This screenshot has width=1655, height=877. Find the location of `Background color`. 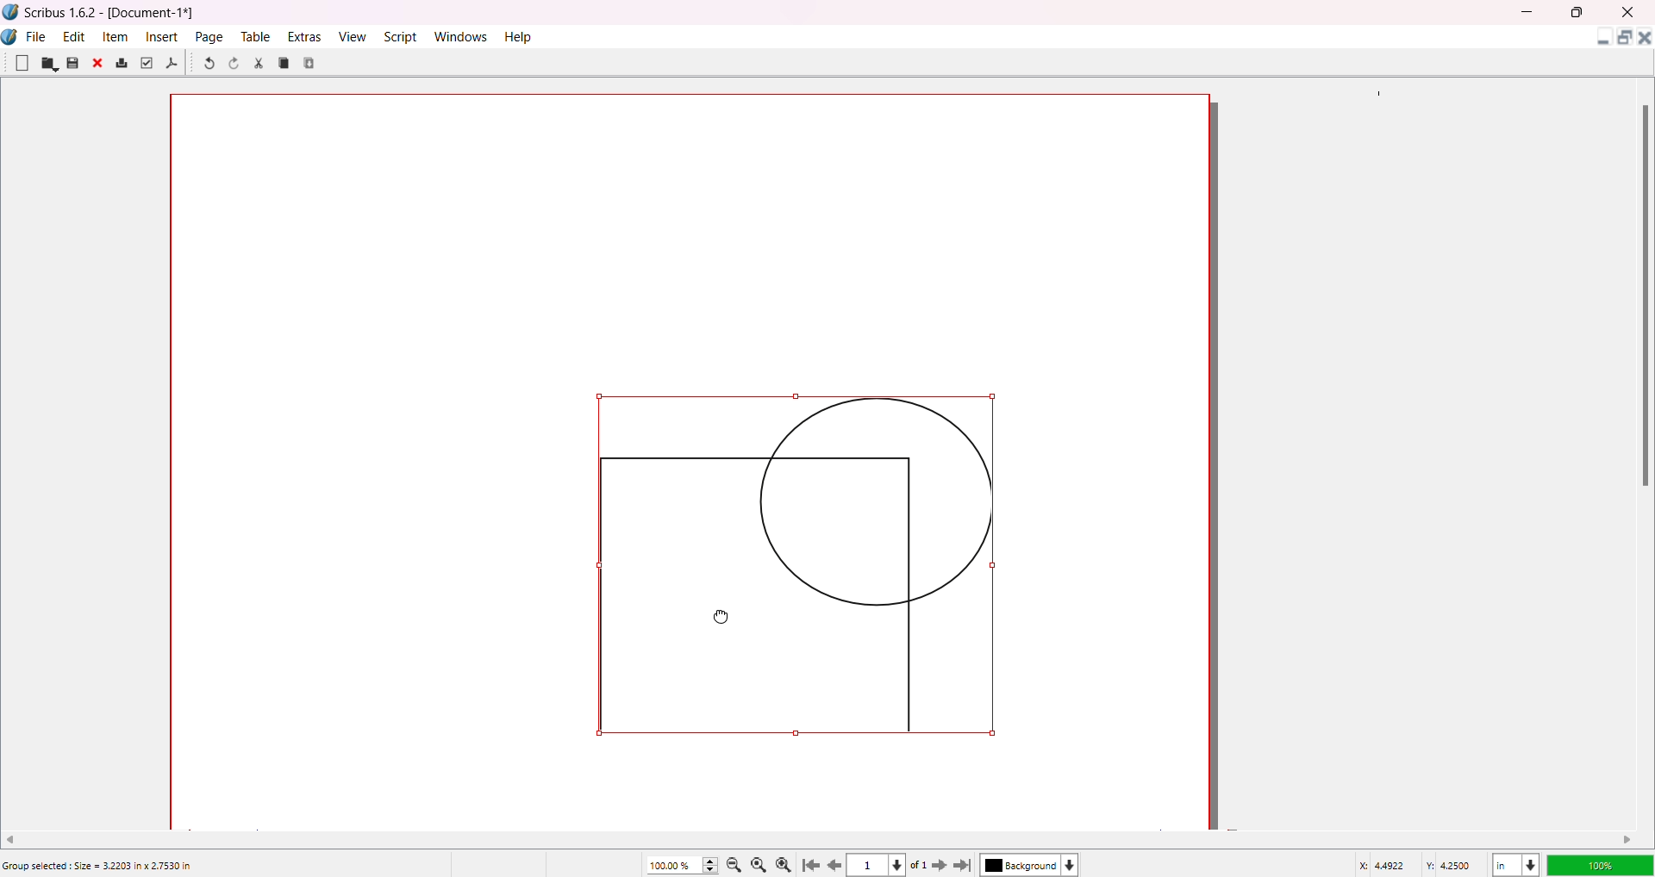

Background color is located at coordinates (1034, 865).